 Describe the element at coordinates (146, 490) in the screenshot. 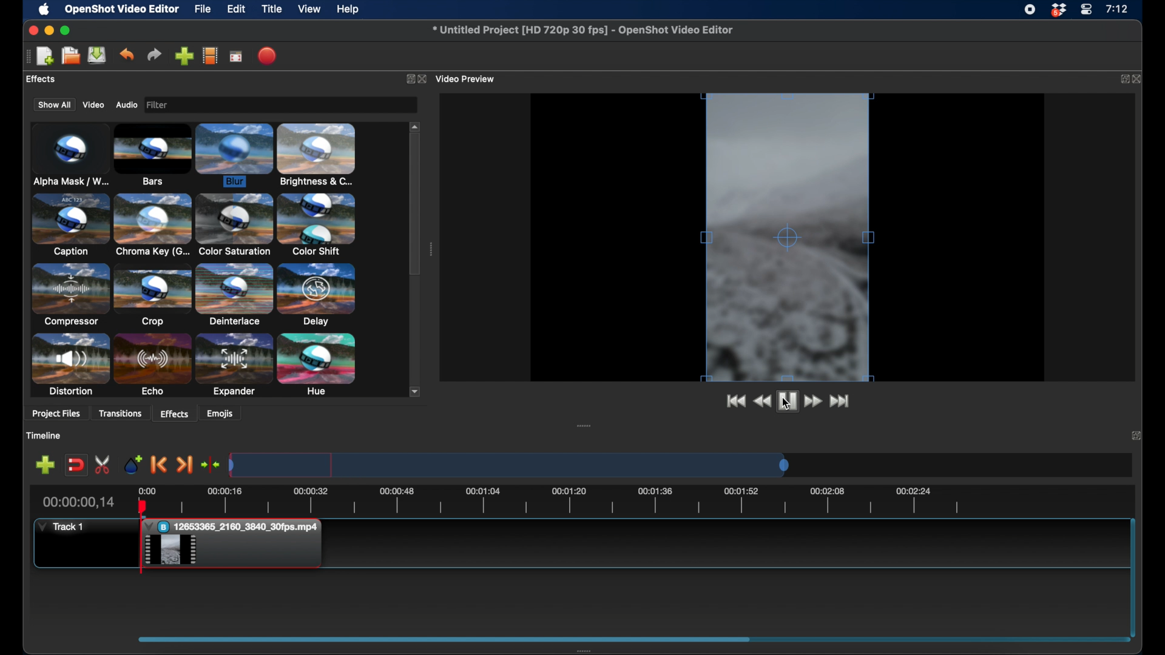

I see `0.00` at that location.